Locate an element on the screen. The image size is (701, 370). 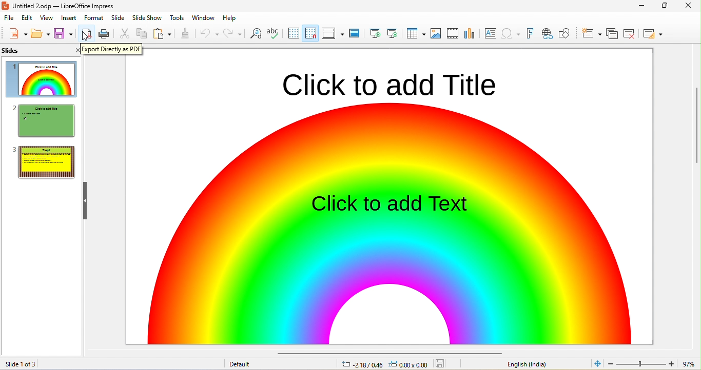
slide is located at coordinates (23, 51).